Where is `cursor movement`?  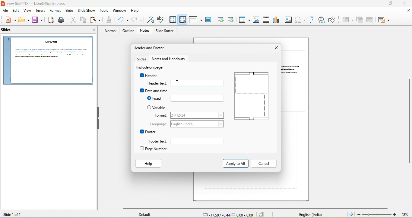 cursor movement is located at coordinates (177, 83).